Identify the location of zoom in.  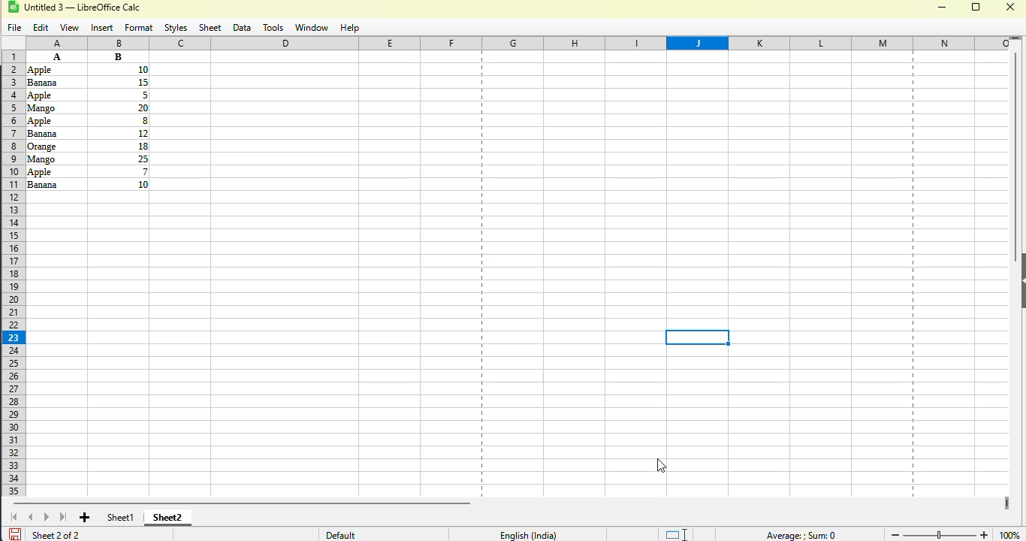
(985, 533).